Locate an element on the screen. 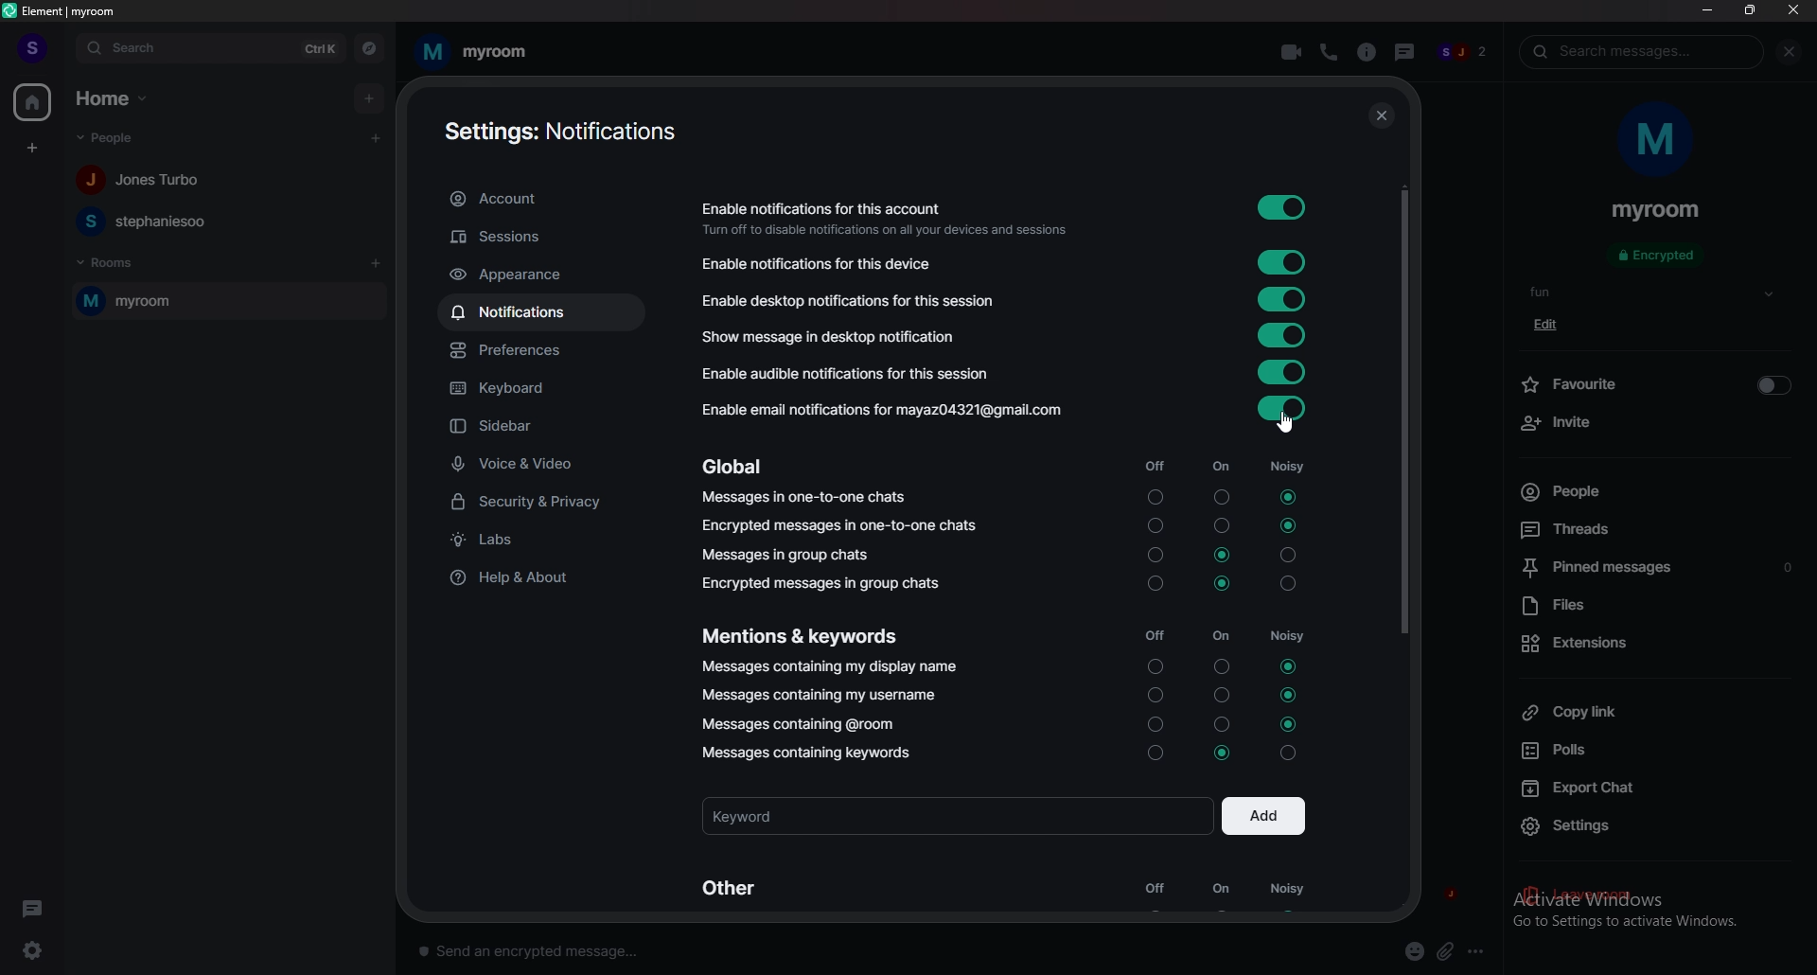 The image size is (1817, 975). start chat is located at coordinates (378, 137).